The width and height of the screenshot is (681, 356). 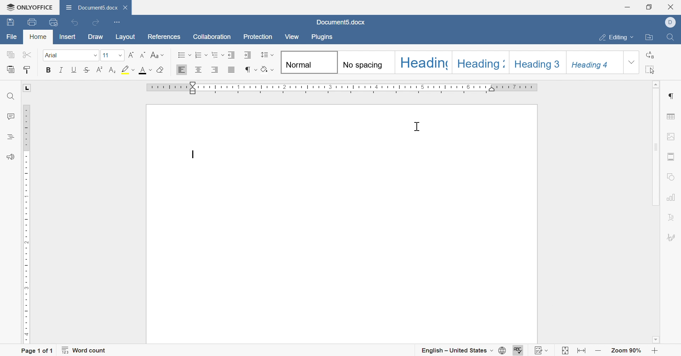 What do you see at coordinates (232, 56) in the screenshot?
I see `decrease indent` at bounding box center [232, 56].